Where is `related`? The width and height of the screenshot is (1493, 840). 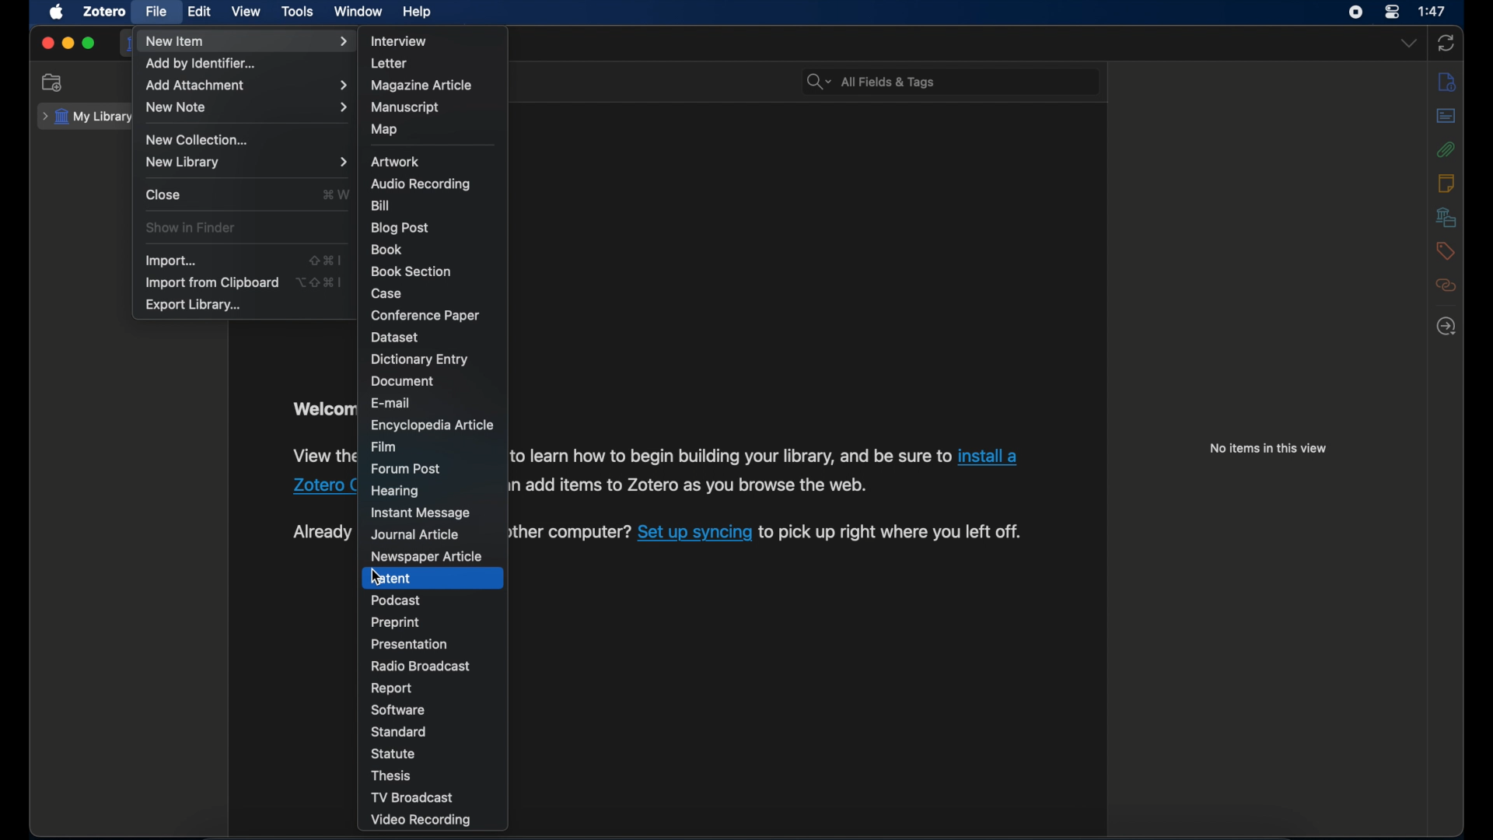
related is located at coordinates (1446, 285).